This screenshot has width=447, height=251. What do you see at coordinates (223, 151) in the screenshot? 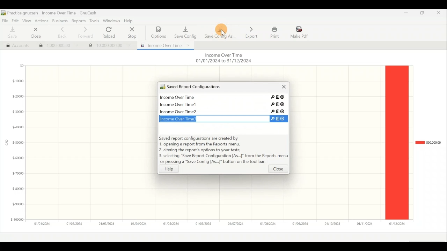
I see `Ways saved report configurations are created` at bounding box center [223, 151].